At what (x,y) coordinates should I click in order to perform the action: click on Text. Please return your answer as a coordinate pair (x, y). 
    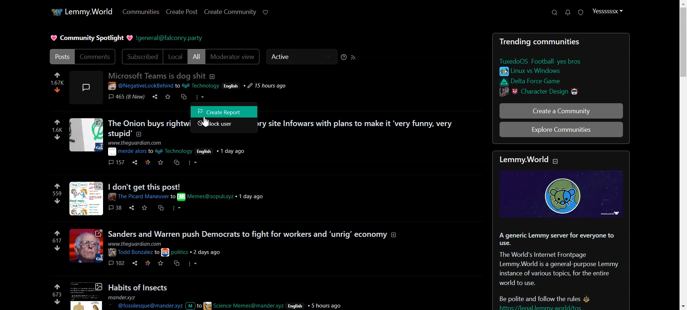
    Looking at the image, I should click on (90, 38).